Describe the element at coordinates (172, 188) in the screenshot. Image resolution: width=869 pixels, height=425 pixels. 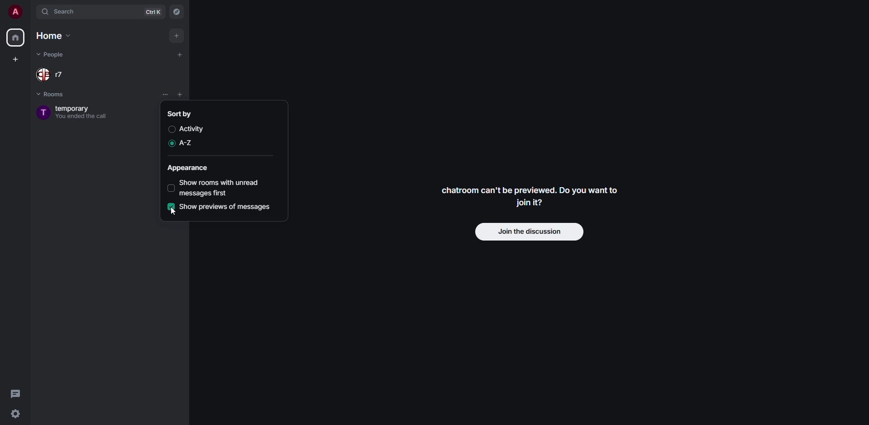
I see `disabled` at that location.